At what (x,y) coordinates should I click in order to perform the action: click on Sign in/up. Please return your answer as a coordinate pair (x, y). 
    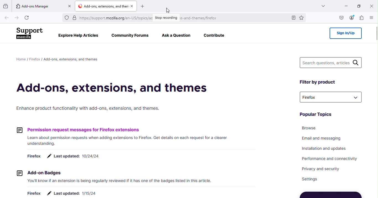
    Looking at the image, I should click on (345, 33).